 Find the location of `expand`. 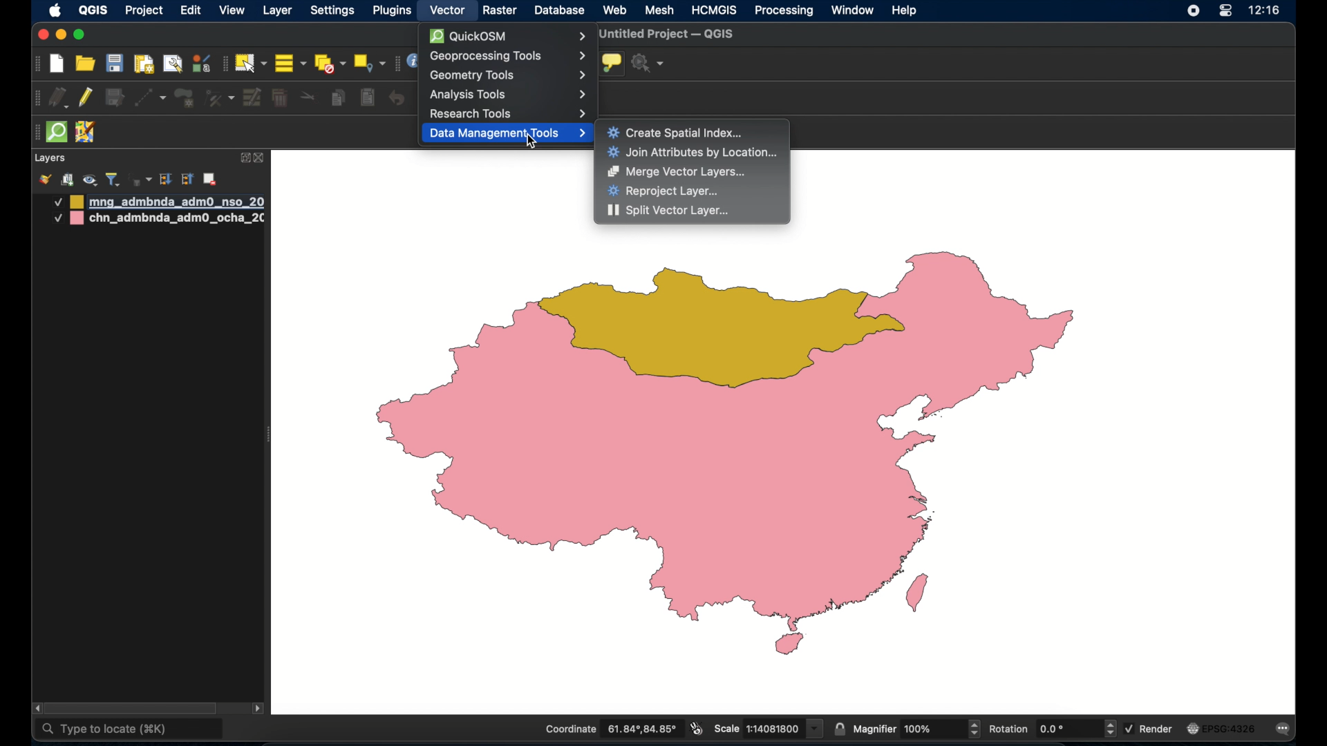

expand is located at coordinates (244, 157).